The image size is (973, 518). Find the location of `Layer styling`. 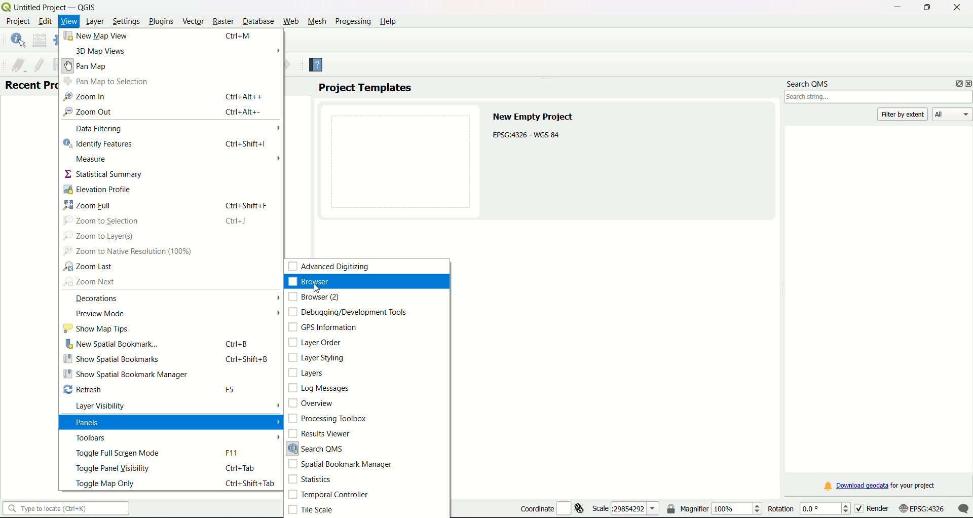

Layer styling is located at coordinates (317, 358).